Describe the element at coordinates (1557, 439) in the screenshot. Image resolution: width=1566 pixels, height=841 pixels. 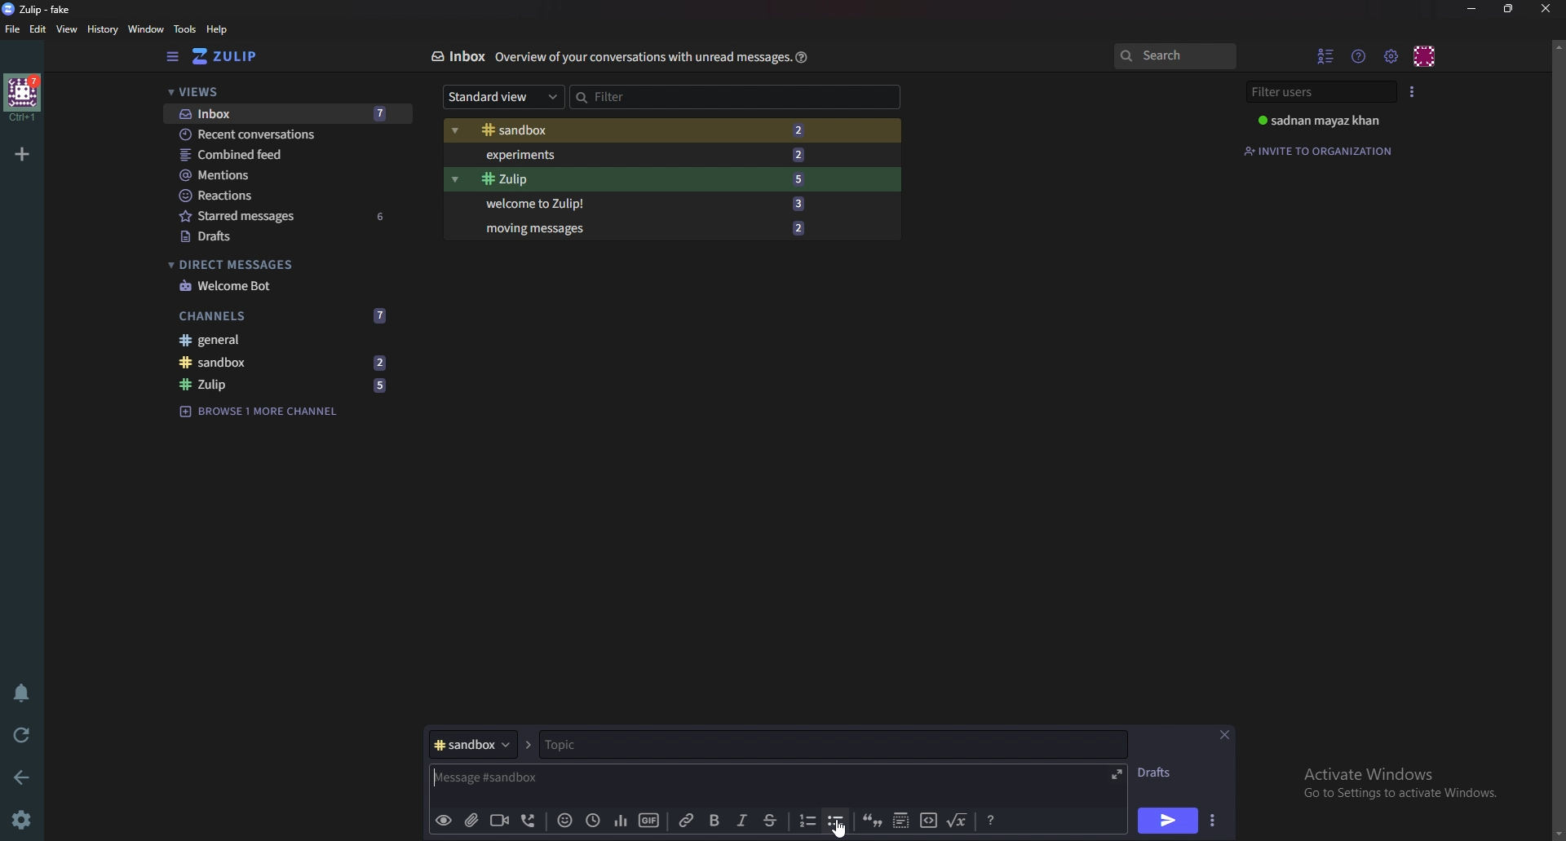
I see `Scroll bar` at that location.